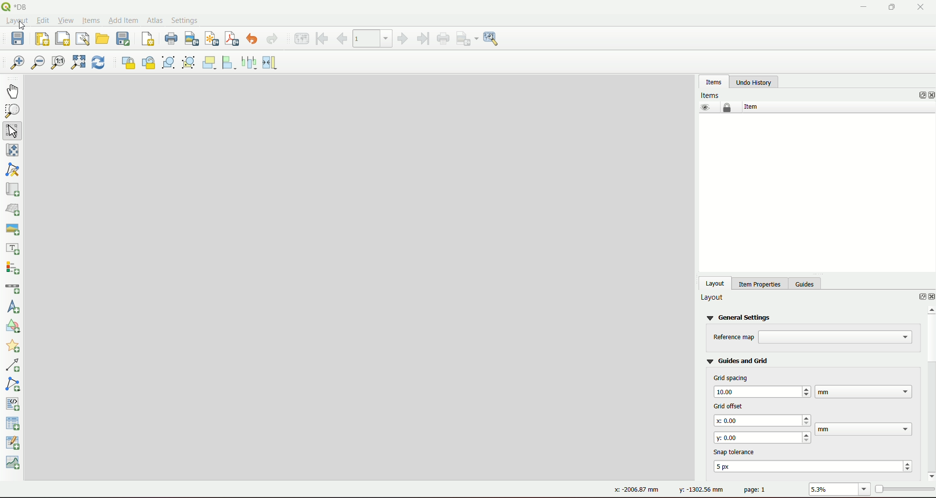  Describe the element at coordinates (726, 405) in the screenshot. I see `grid offset` at that location.